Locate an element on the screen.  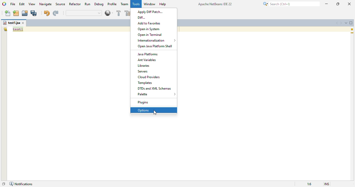
source is located at coordinates (61, 4).